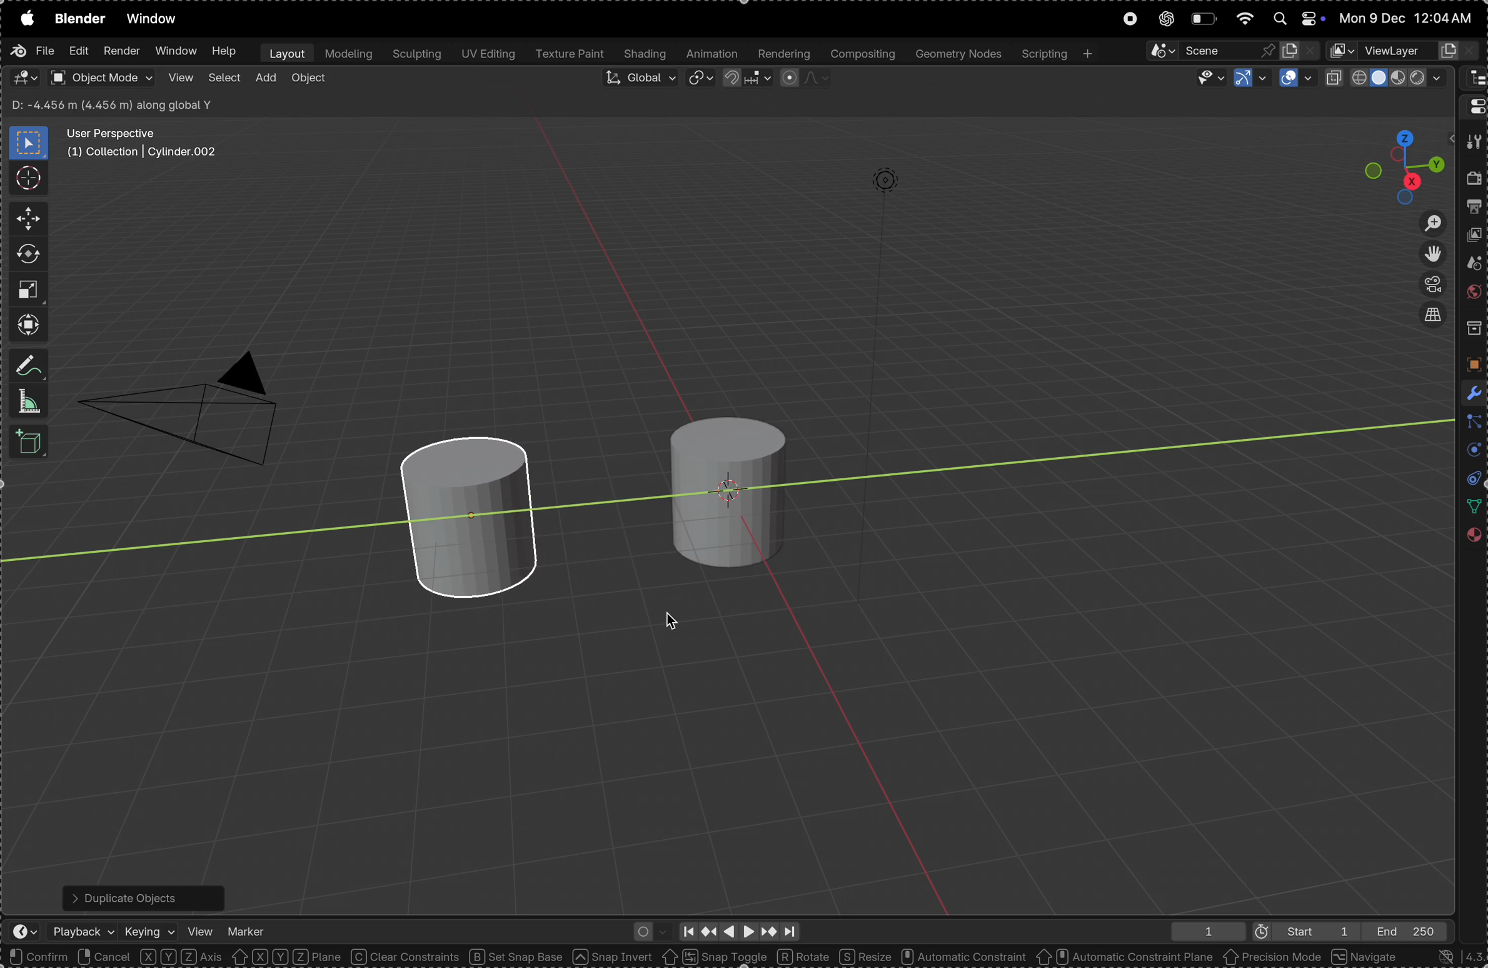 This screenshot has height=968, width=1488. I want to click on set snap base, so click(521, 957).